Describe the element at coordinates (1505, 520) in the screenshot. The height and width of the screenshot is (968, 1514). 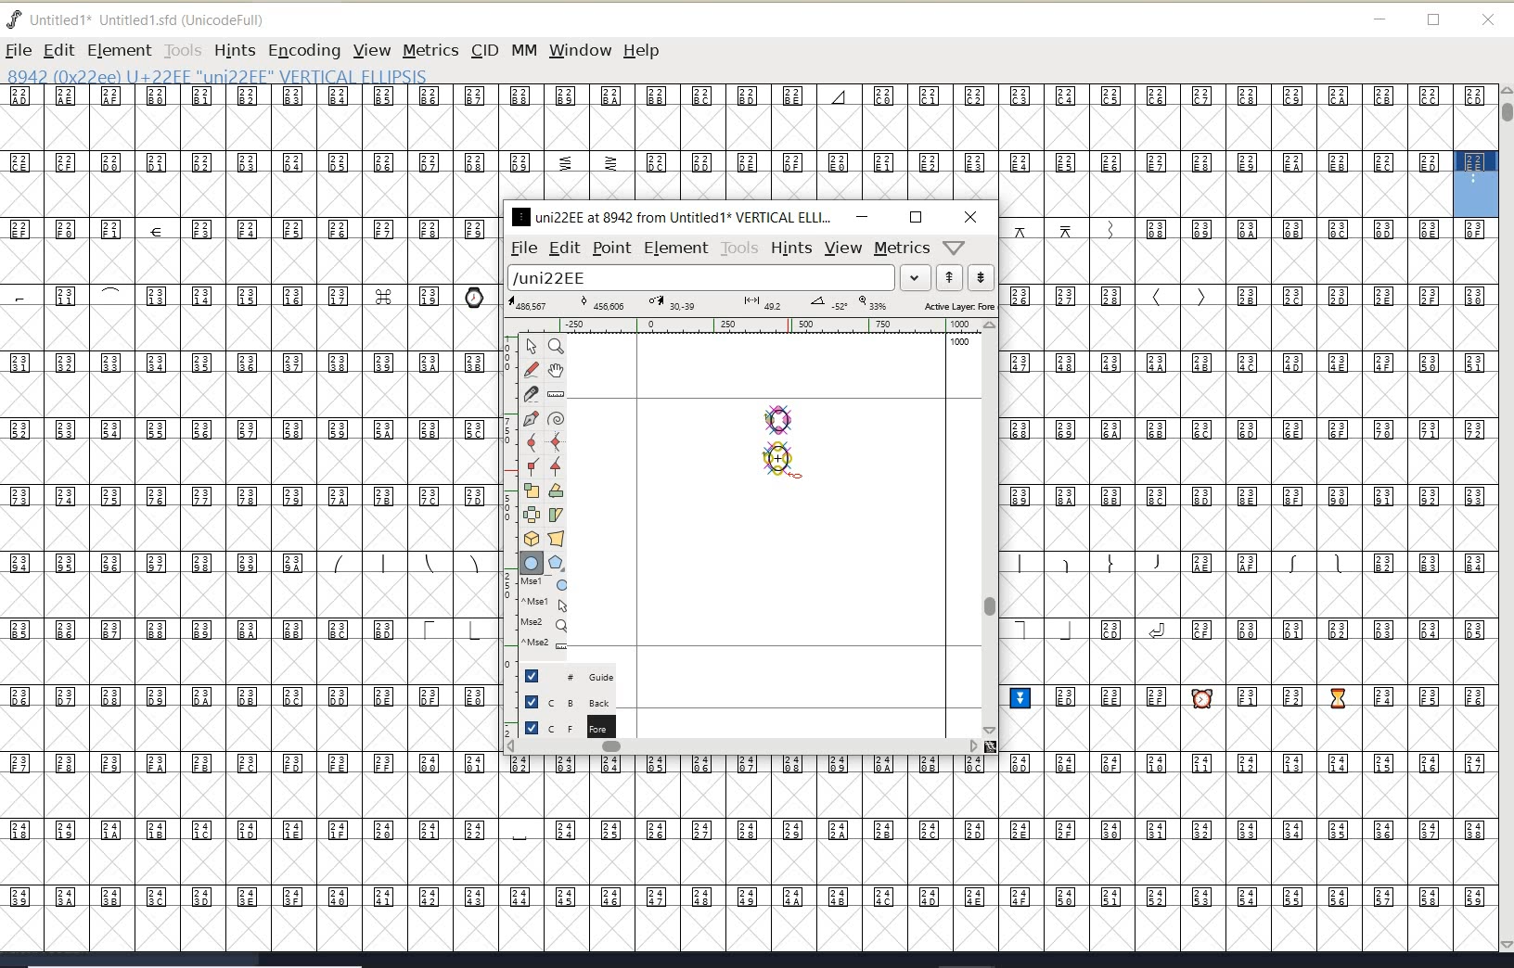
I see `SCROLLBAR` at that location.